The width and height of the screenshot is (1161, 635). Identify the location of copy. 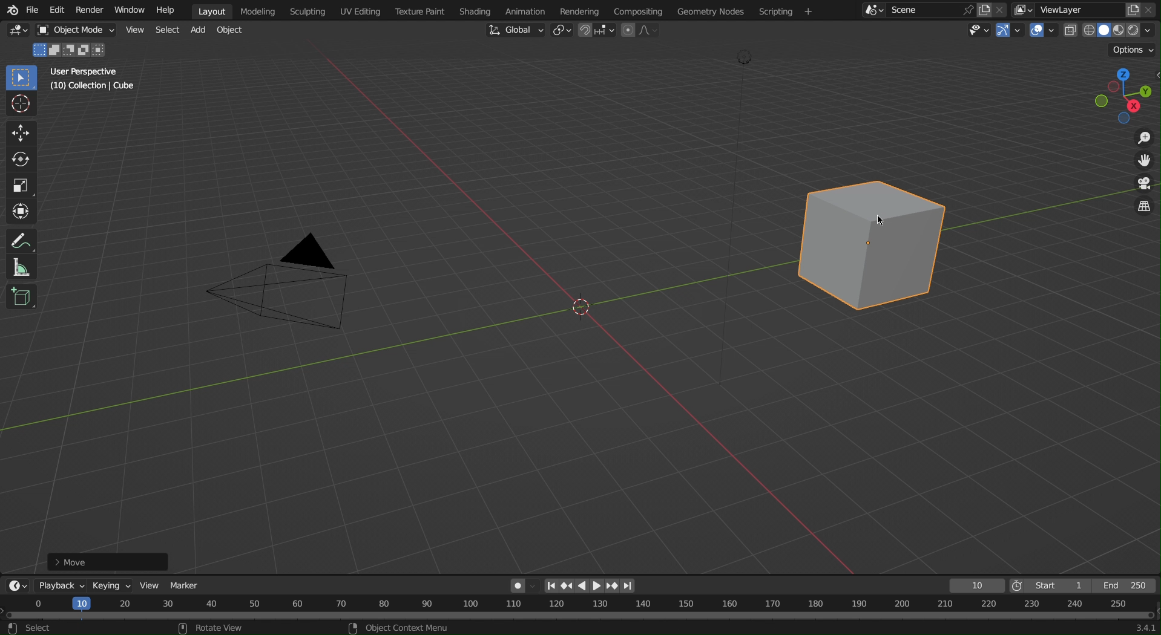
(1133, 8).